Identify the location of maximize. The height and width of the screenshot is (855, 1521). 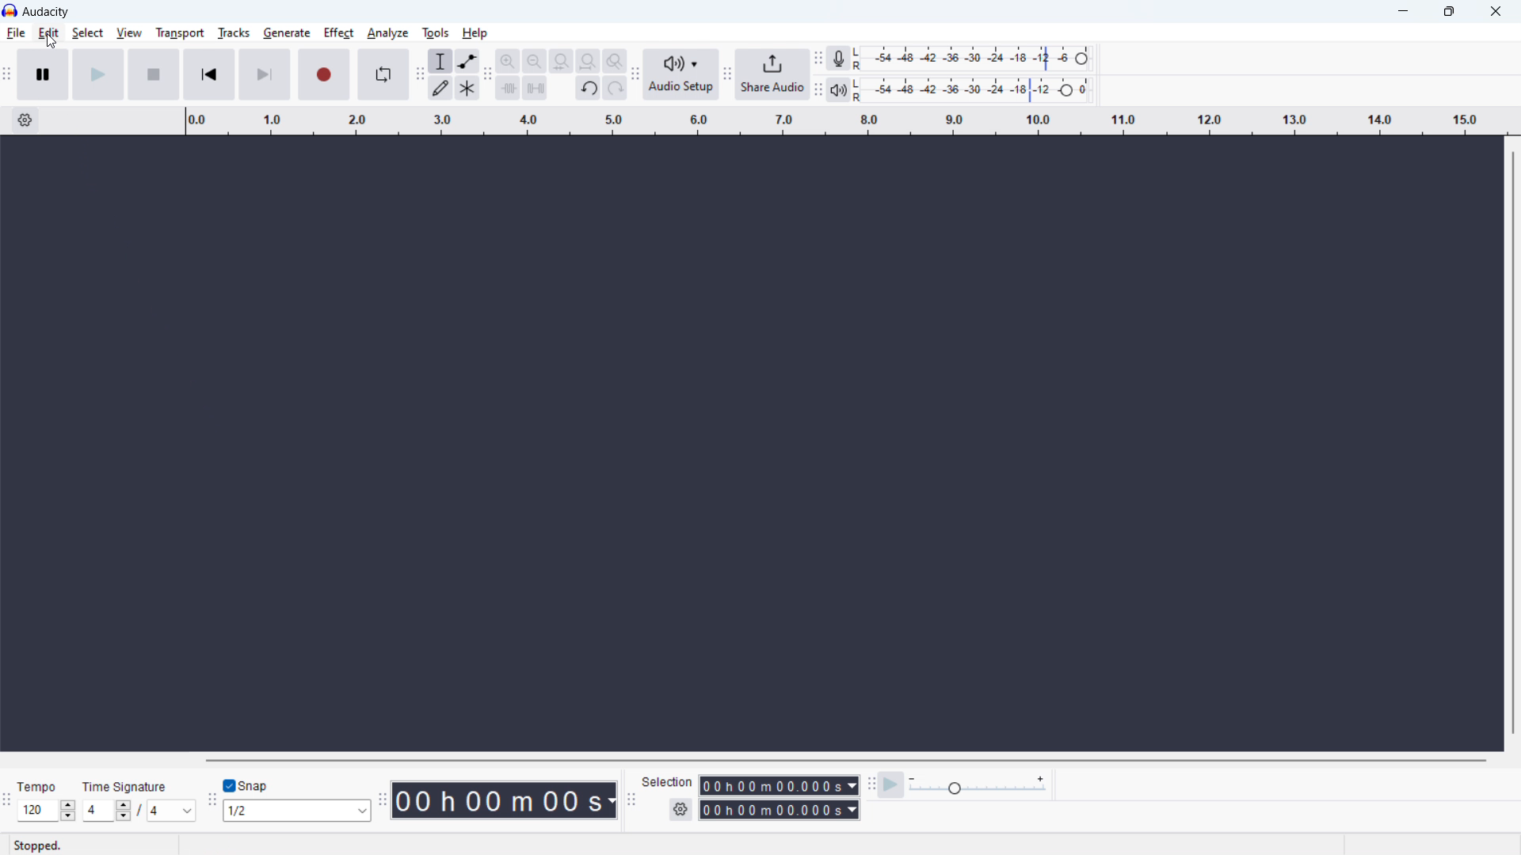
(1447, 12).